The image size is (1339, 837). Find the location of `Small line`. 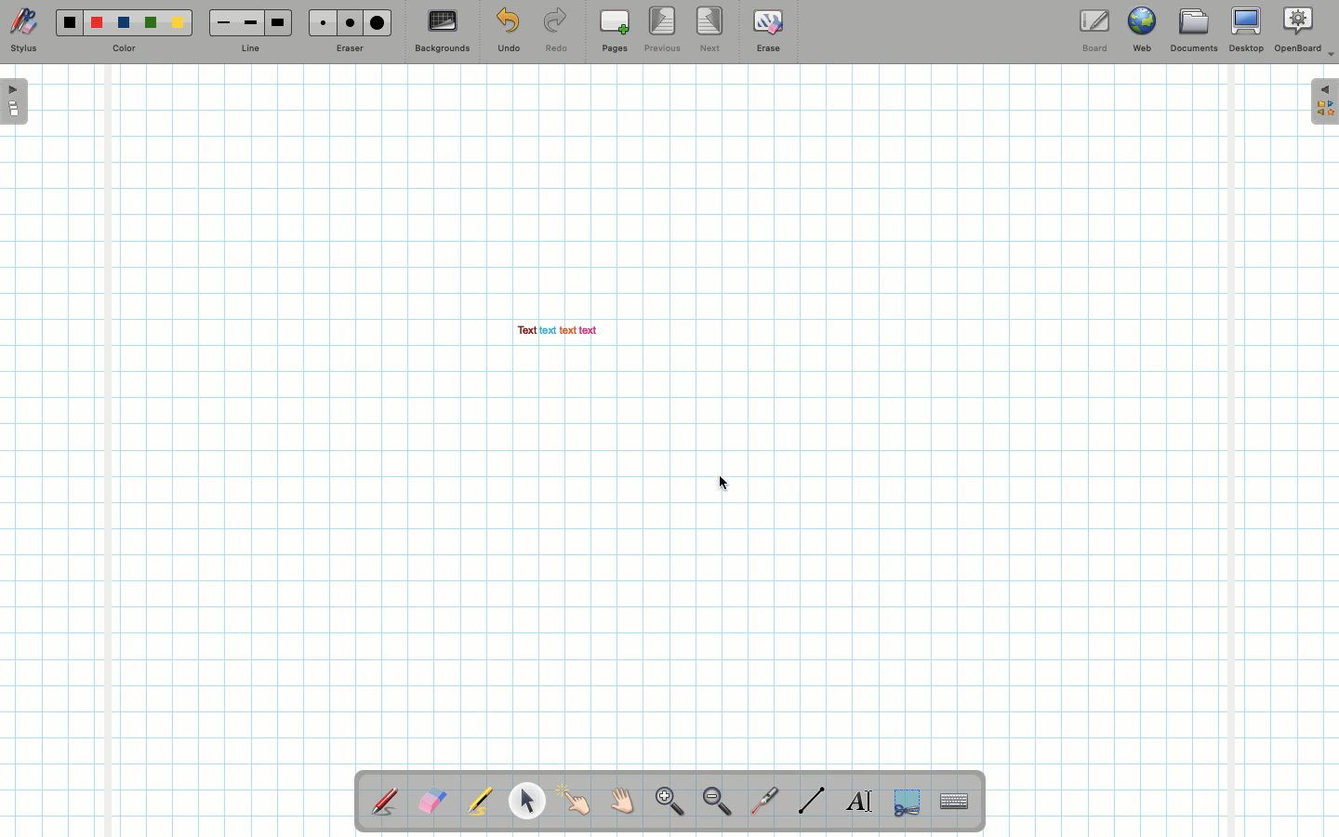

Small line is located at coordinates (220, 23).